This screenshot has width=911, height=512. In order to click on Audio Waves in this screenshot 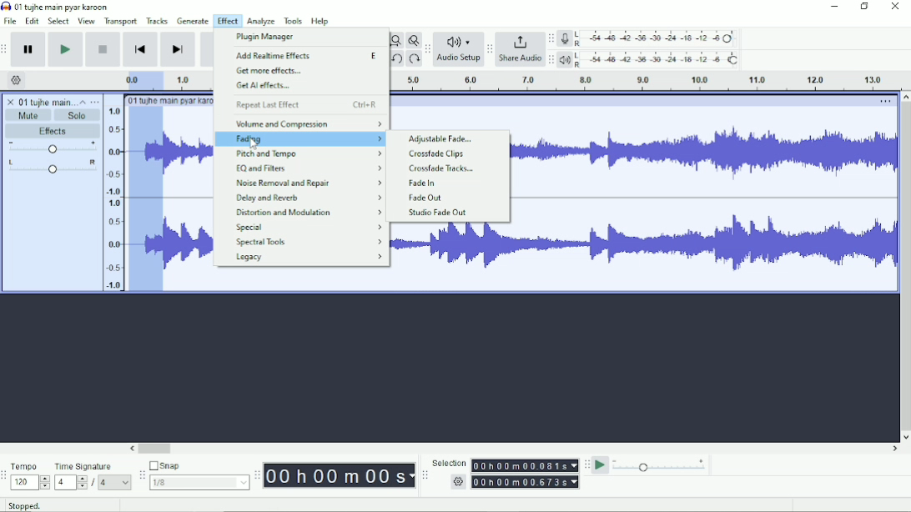, I will do `click(189, 244)`.